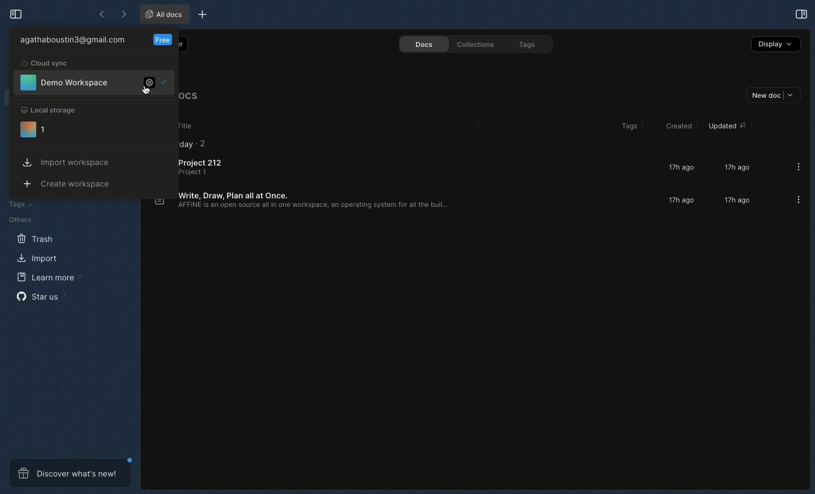 The height and width of the screenshot is (494, 815). I want to click on Tags, so click(525, 44).